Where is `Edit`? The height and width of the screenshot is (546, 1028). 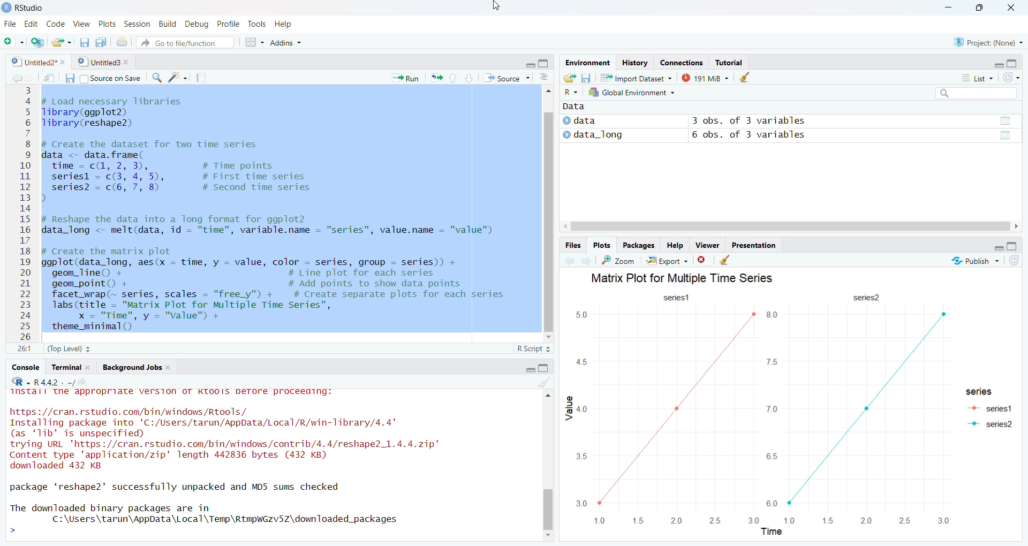 Edit is located at coordinates (32, 24).